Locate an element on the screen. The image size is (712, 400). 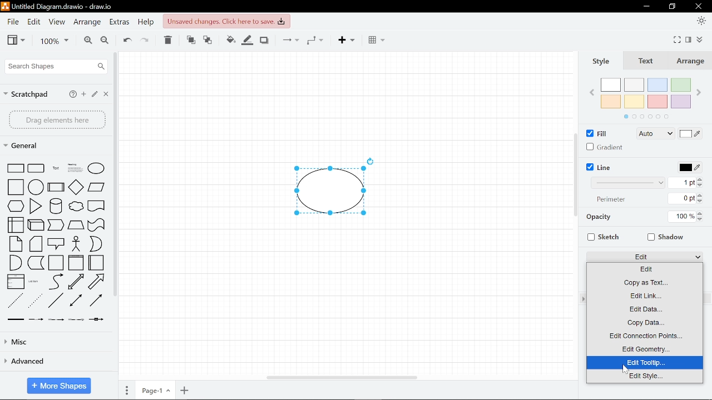
rectangle is located at coordinates (17, 168).